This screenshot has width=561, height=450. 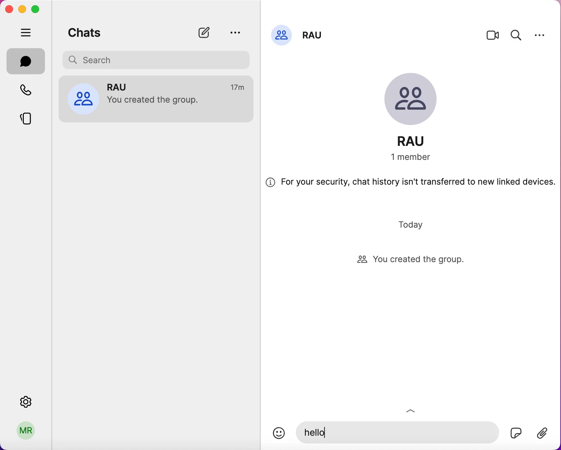 I want to click on 16m, so click(x=238, y=88).